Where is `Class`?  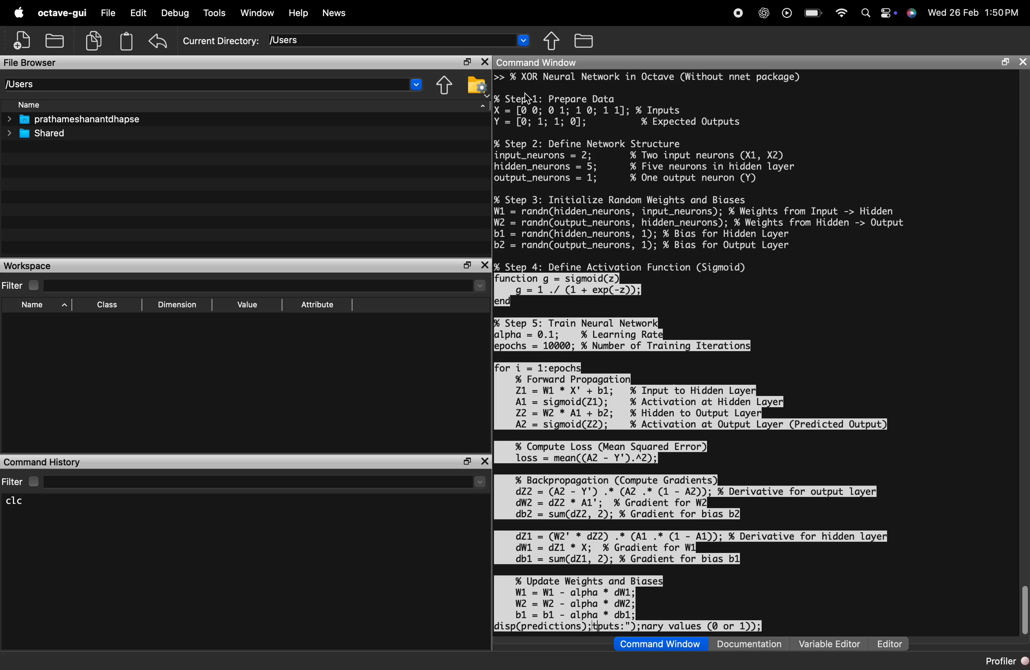
Class is located at coordinates (108, 306).